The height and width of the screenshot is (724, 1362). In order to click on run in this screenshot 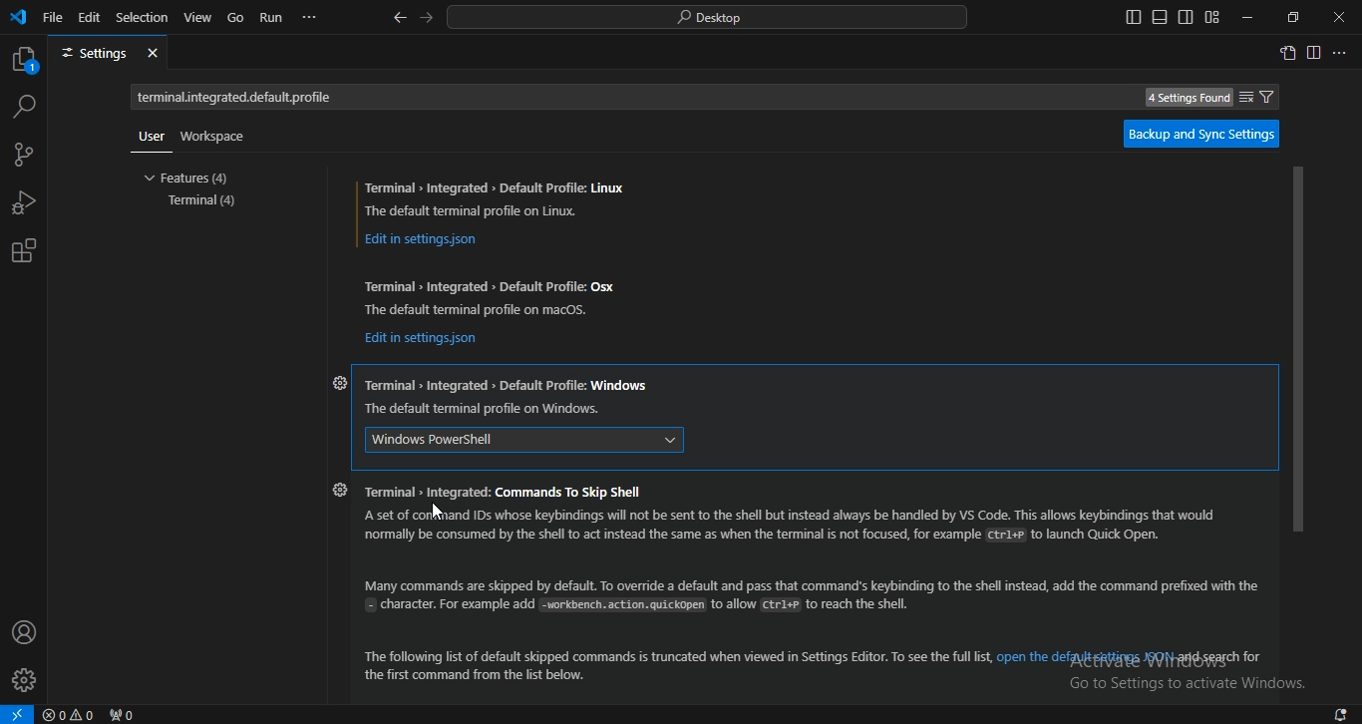, I will do `click(270, 18)`.